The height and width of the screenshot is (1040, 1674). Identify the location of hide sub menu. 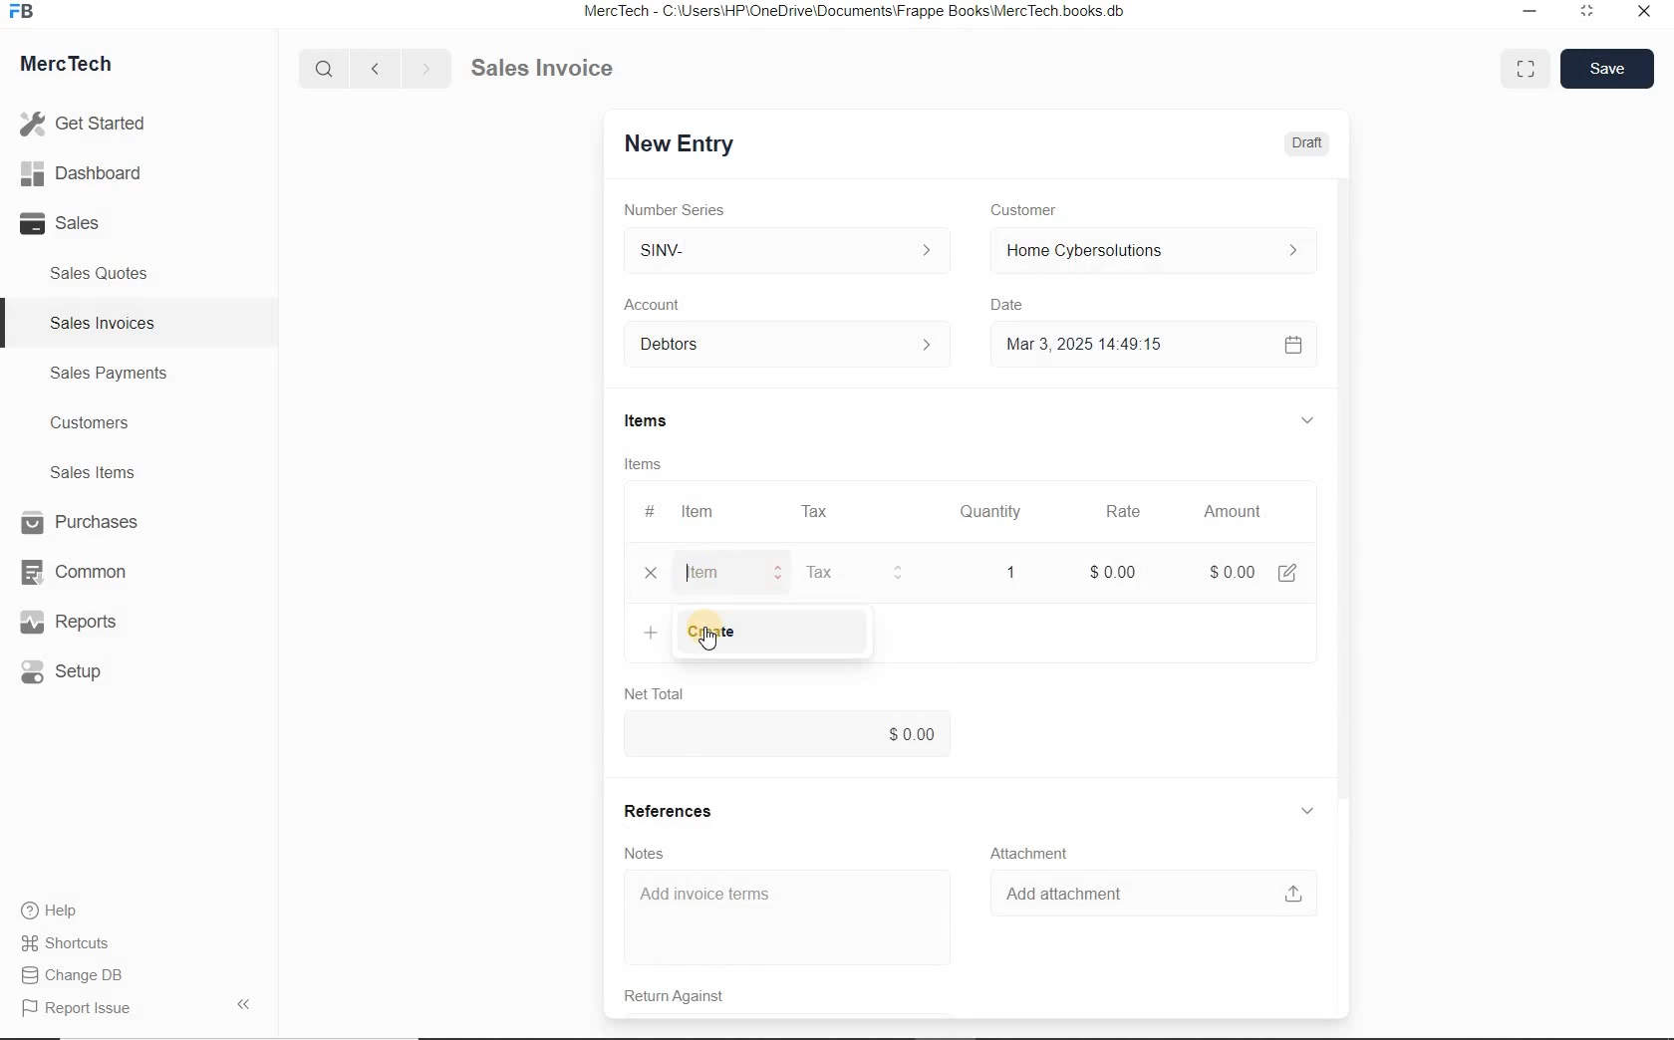
(1307, 812).